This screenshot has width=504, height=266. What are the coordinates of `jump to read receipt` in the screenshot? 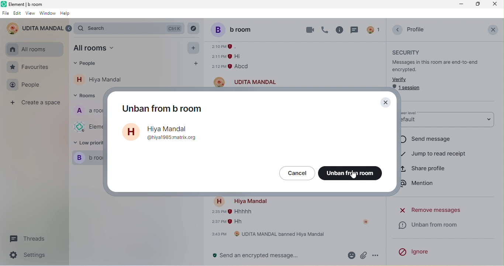 It's located at (434, 152).